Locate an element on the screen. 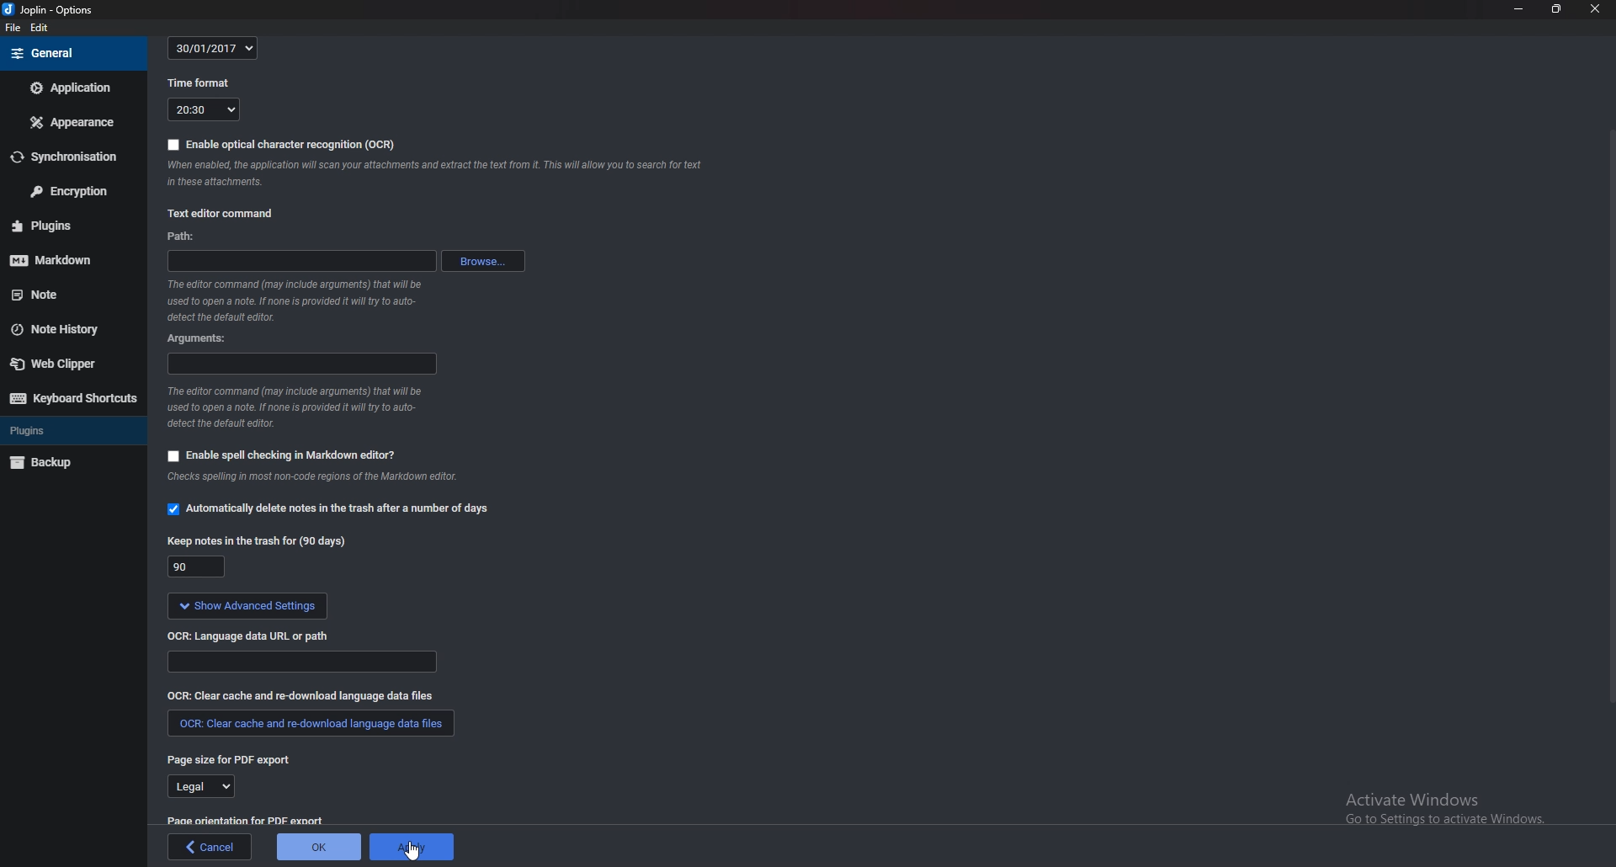 The height and width of the screenshot is (867, 1616). browse is located at coordinates (483, 260).